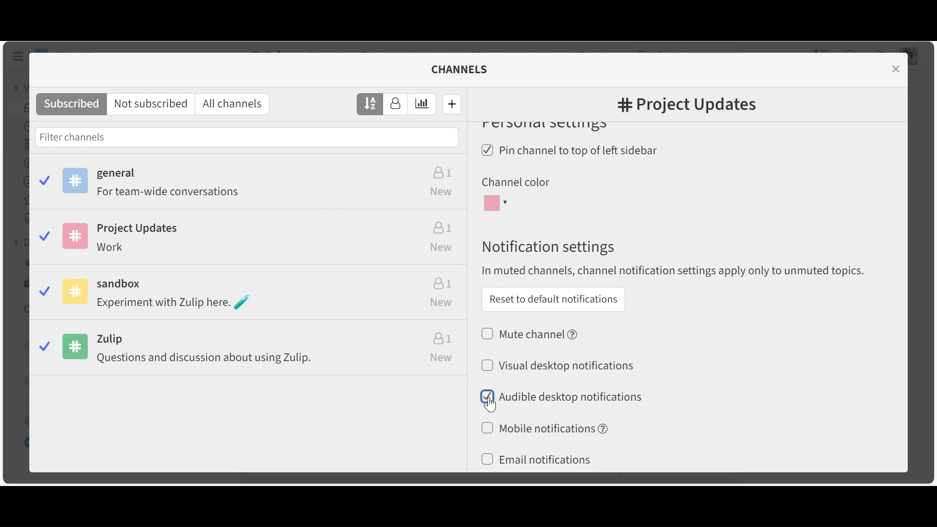  Describe the element at coordinates (687, 106) in the screenshot. I see `#Channel` at that location.